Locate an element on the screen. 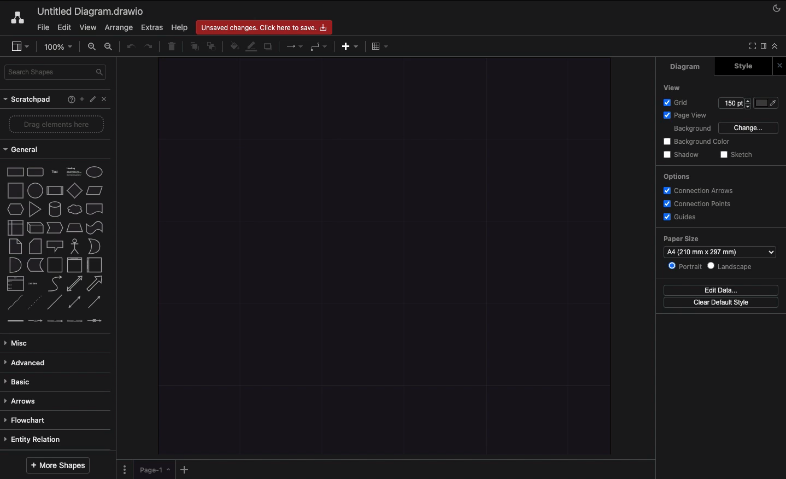 Image resolution: width=786 pixels, height=479 pixels. Pages is located at coordinates (124, 469).